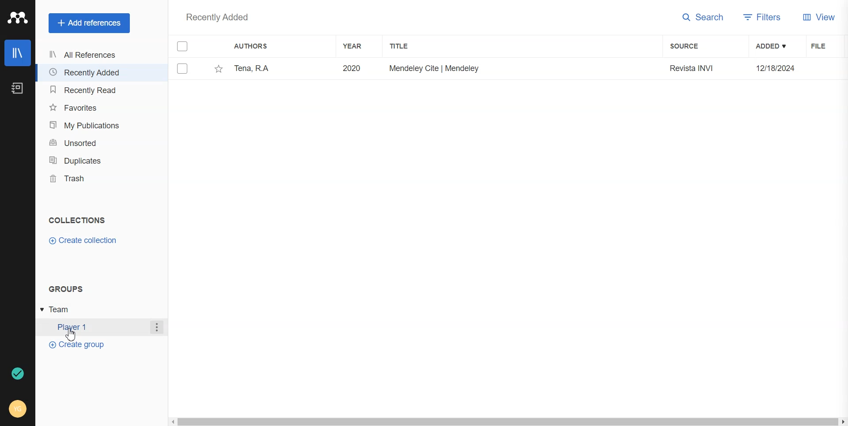 This screenshot has width=848, height=426. Describe the element at coordinates (89, 90) in the screenshot. I see `Recently Read` at that location.